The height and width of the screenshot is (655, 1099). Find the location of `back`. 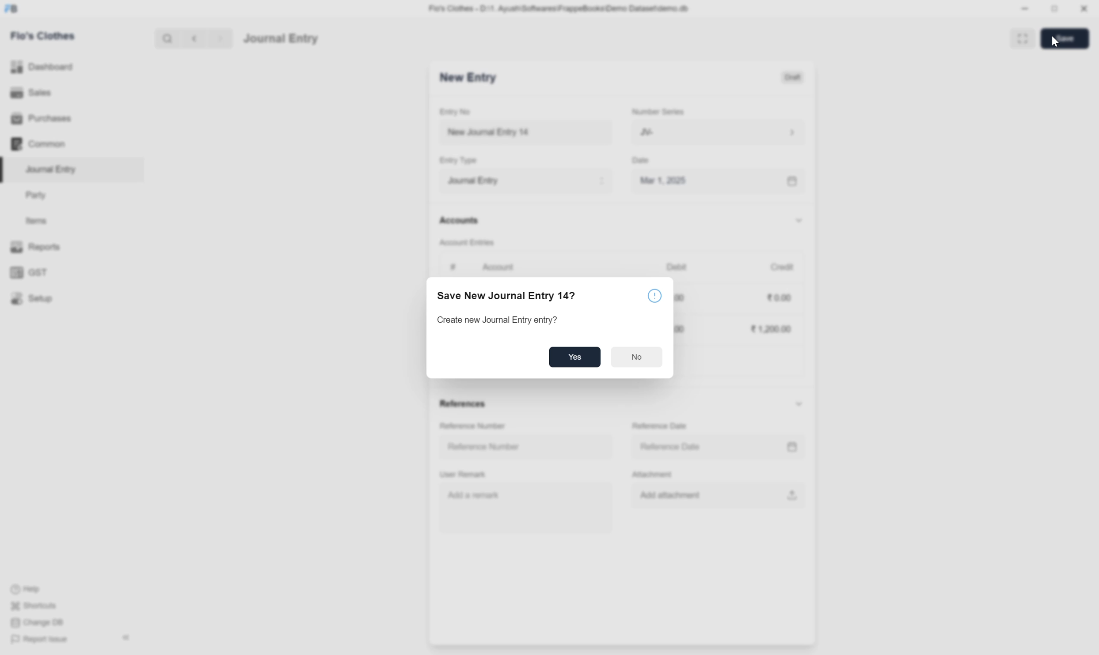

back is located at coordinates (192, 38).